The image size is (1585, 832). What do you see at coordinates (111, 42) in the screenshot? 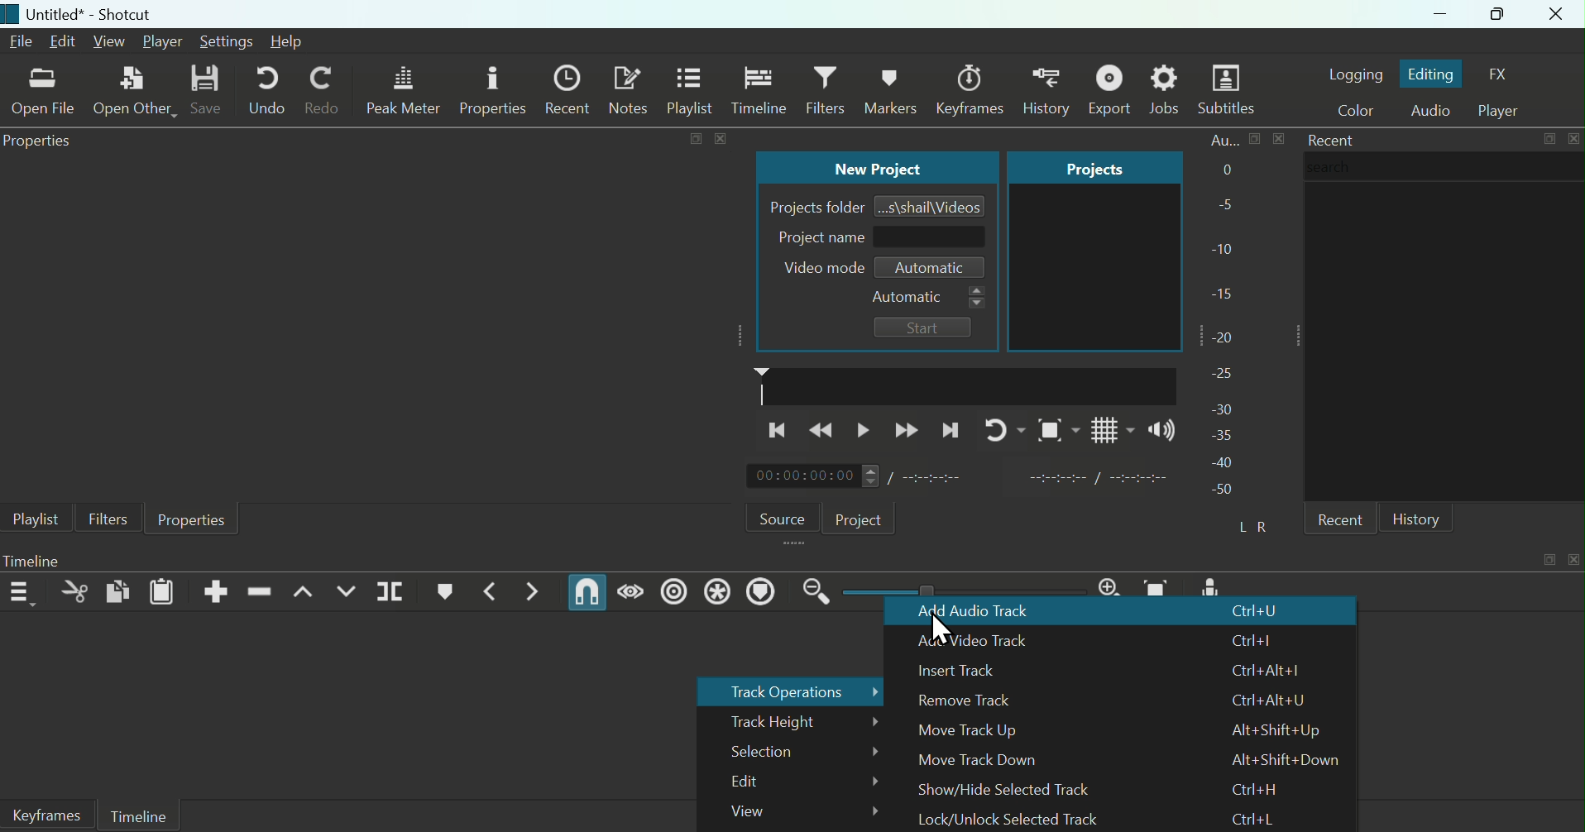
I see `View` at bounding box center [111, 42].